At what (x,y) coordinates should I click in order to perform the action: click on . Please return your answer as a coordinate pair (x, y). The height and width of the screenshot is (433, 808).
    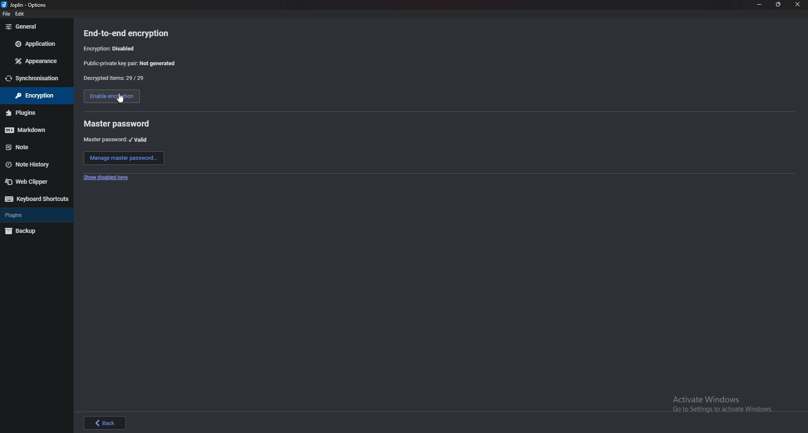
    Looking at the image, I should click on (5, 14).